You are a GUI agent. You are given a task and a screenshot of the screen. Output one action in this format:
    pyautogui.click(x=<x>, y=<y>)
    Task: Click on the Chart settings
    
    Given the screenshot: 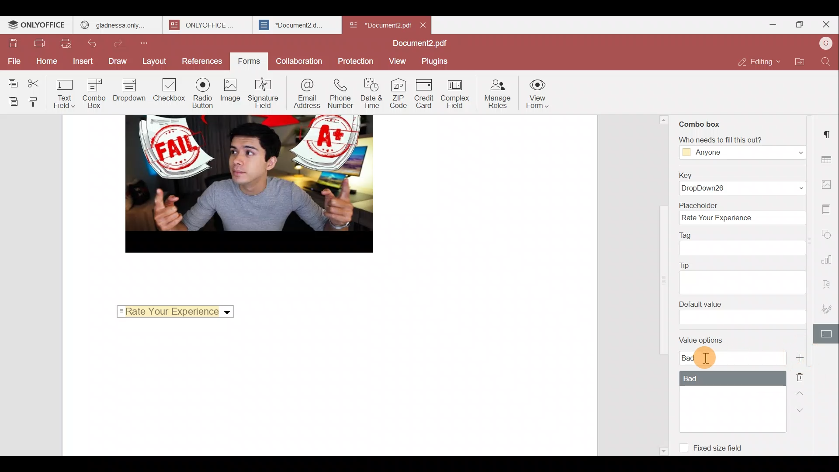 What is the action you would take?
    pyautogui.click(x=829, y=260)
    